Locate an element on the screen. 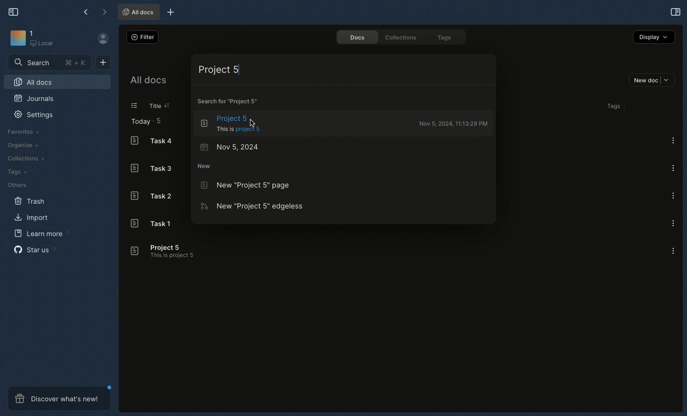  Task 1 is located at coordinates (153, 224).